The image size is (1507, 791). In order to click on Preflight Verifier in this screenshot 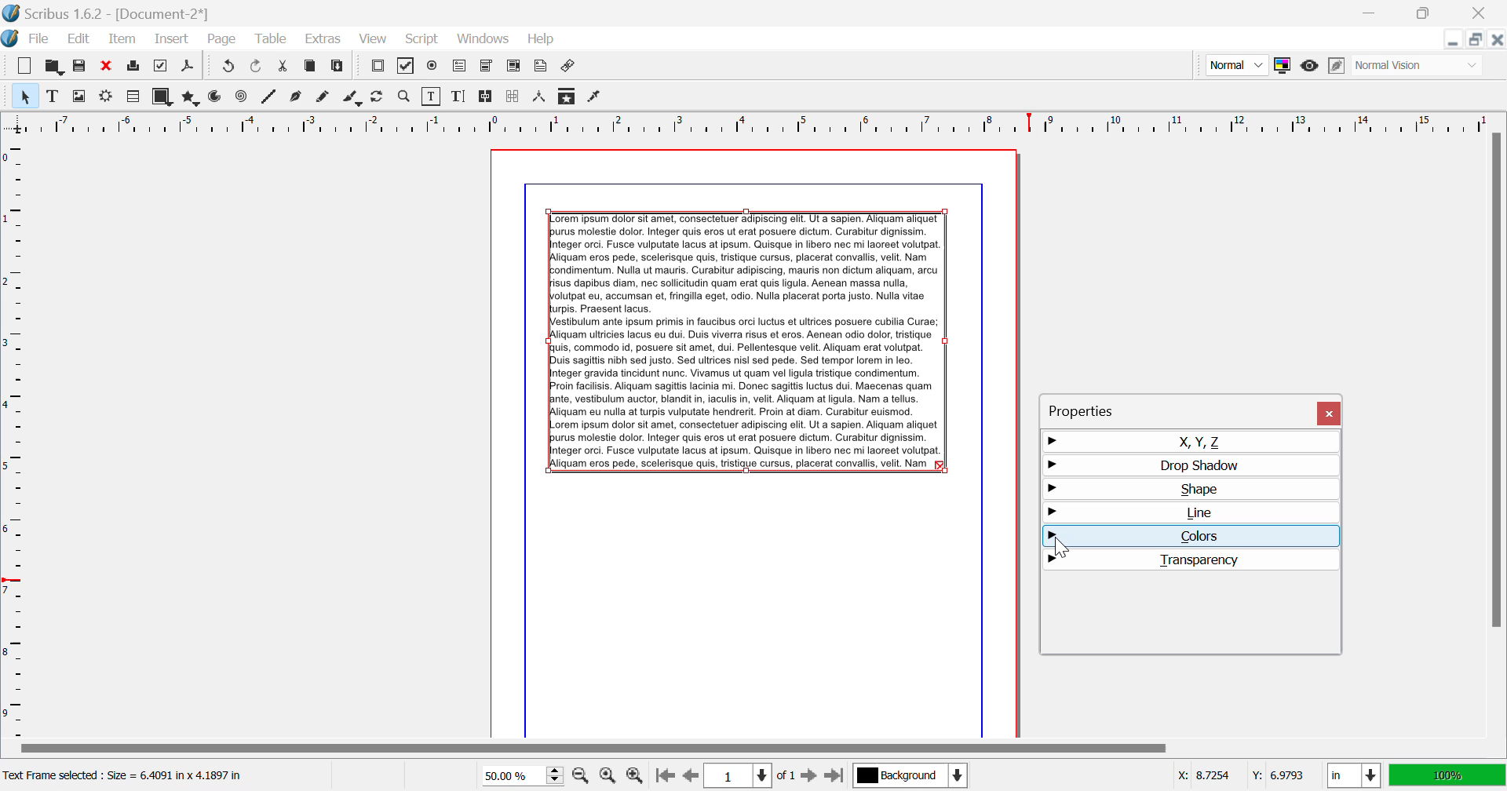, I will do `click(162, 66)`.